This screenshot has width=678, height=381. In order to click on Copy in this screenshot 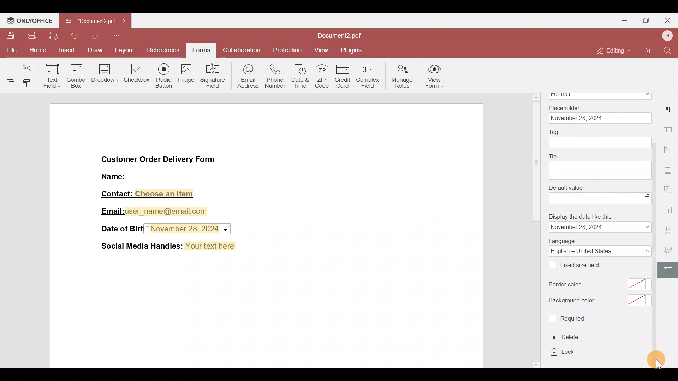, I will do `click(9, 66)`.